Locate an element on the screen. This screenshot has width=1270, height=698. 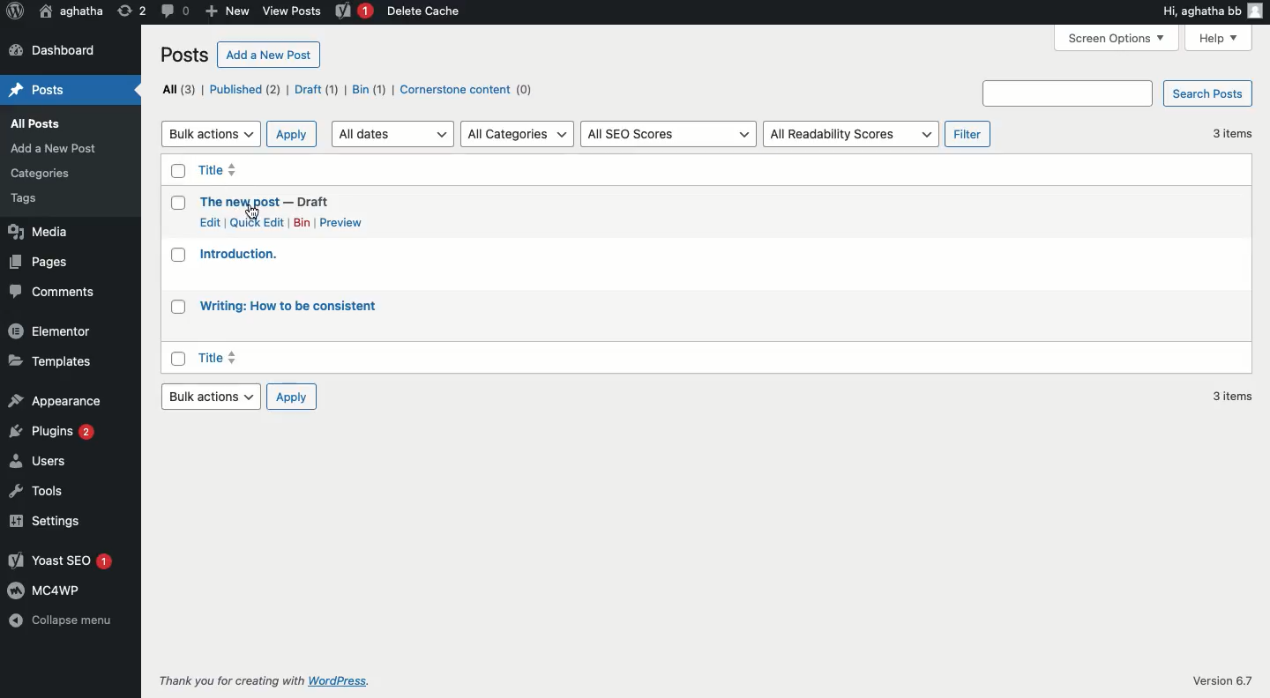
Plugins is located at coordinates (54, 434).